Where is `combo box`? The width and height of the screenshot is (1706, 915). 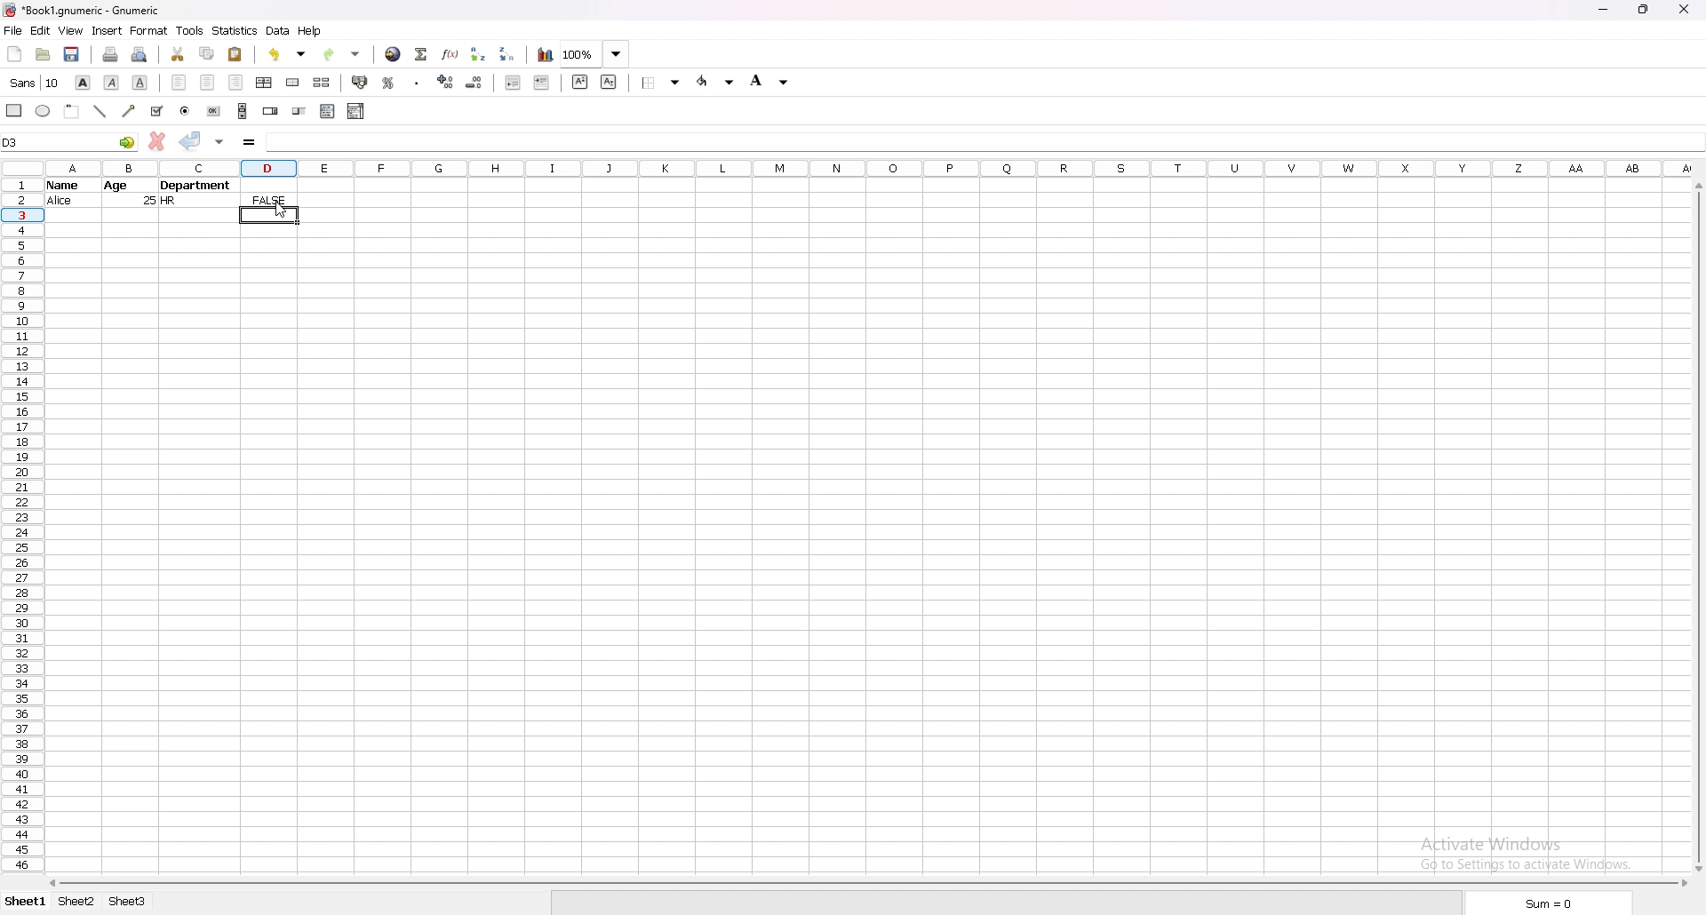 combo box is located at coordinates (356, 110).